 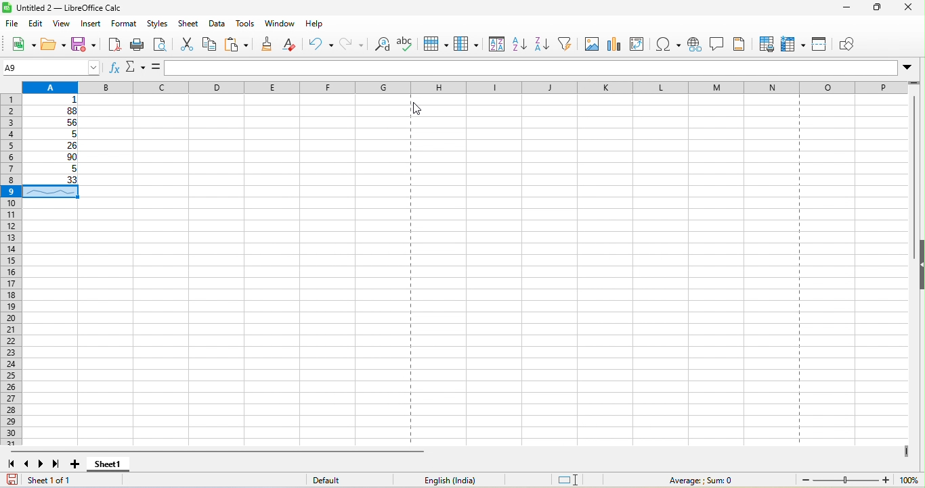 What do you see at coordinates (765, 44) in the screenshot?
I see `defined print area` at bounding box center [765, 44].